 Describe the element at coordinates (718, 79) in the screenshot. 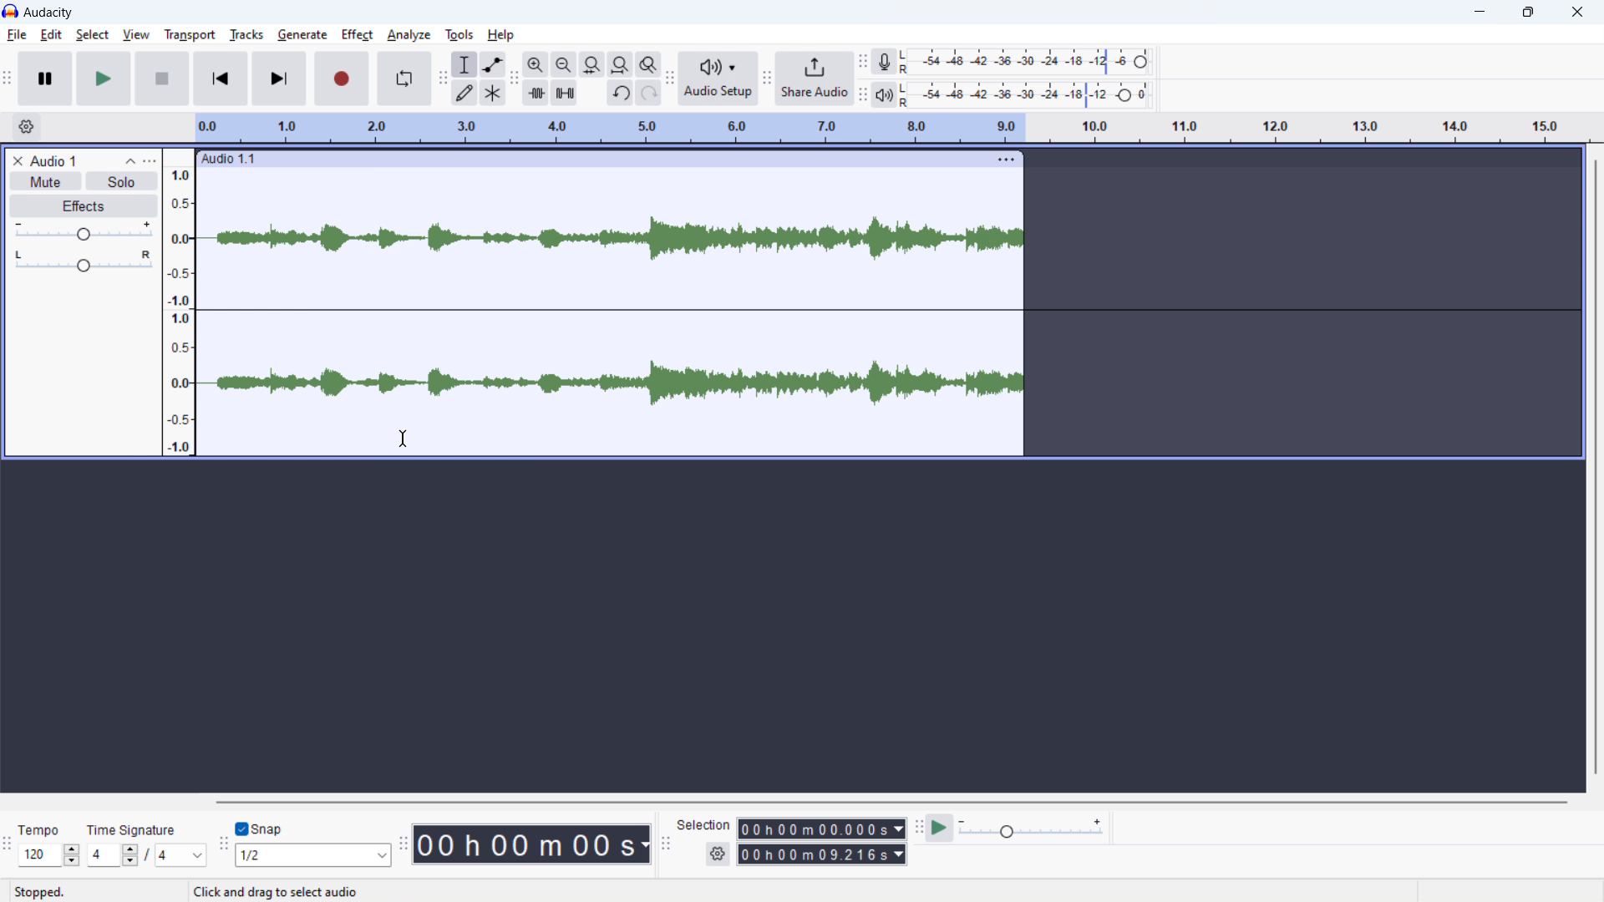

I see `audio setup` at that location.